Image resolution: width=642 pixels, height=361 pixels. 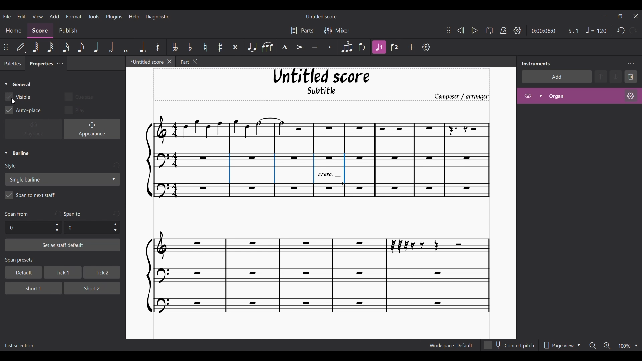 What do you see at coordinates (451, 345) in the screenshot?
I see `Current workspace setting` at bounding box center [451, 345].